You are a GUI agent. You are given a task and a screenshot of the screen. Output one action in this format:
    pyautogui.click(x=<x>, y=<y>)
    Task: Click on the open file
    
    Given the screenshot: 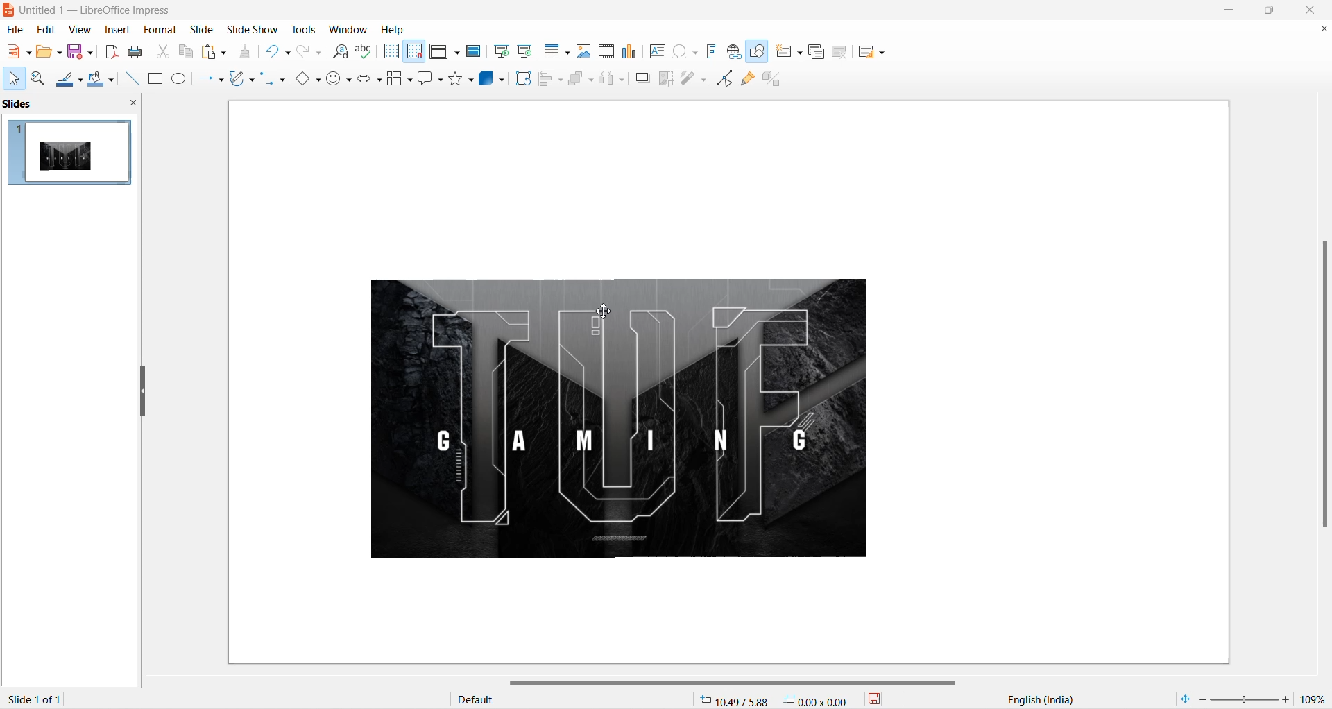 What is the action you would take?
    pyautogui.click(x=44, y=54)
    